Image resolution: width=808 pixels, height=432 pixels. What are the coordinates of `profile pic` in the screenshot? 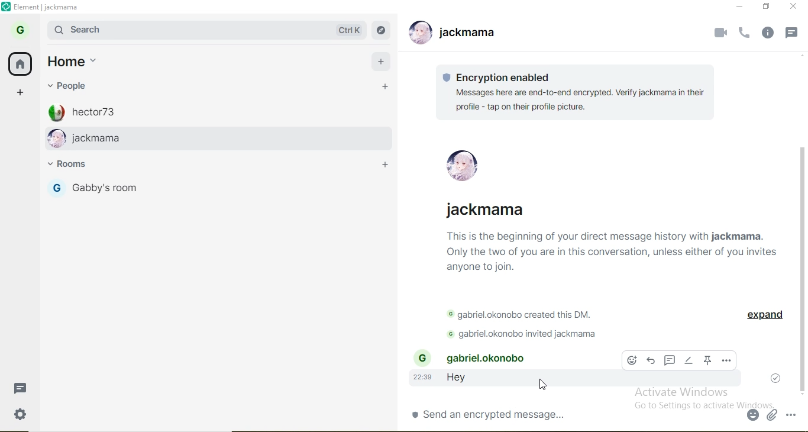 It's located at (462, 167).